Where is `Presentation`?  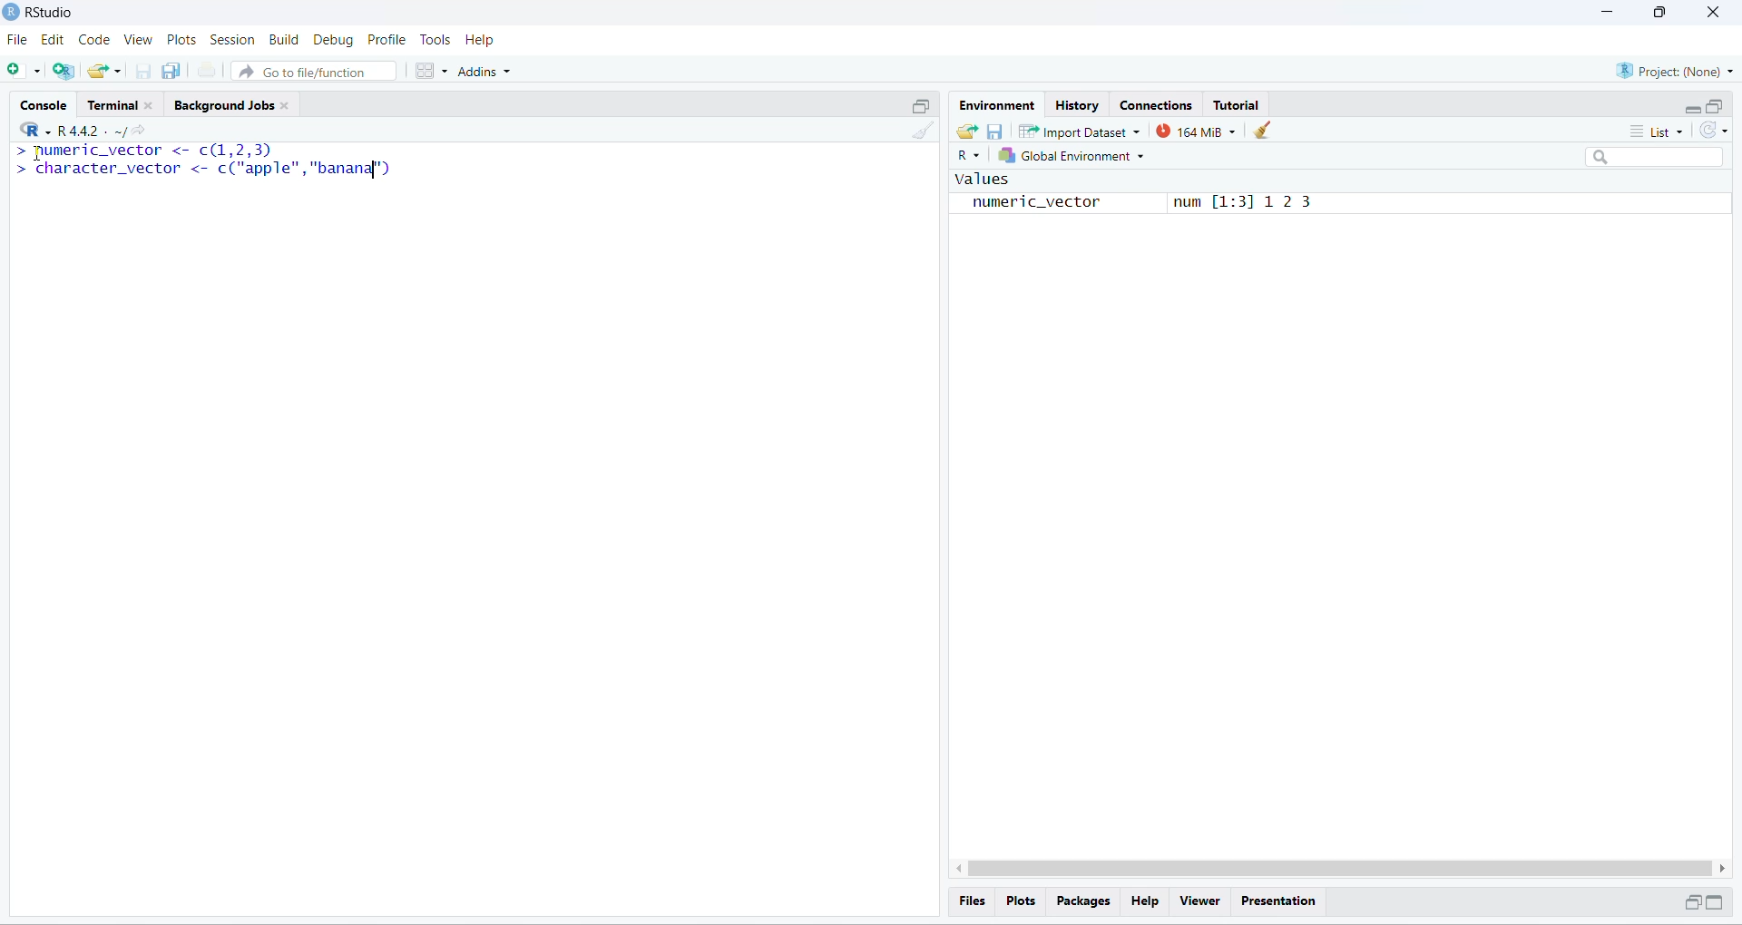 Presentation is located at coordinates (1280, 902).